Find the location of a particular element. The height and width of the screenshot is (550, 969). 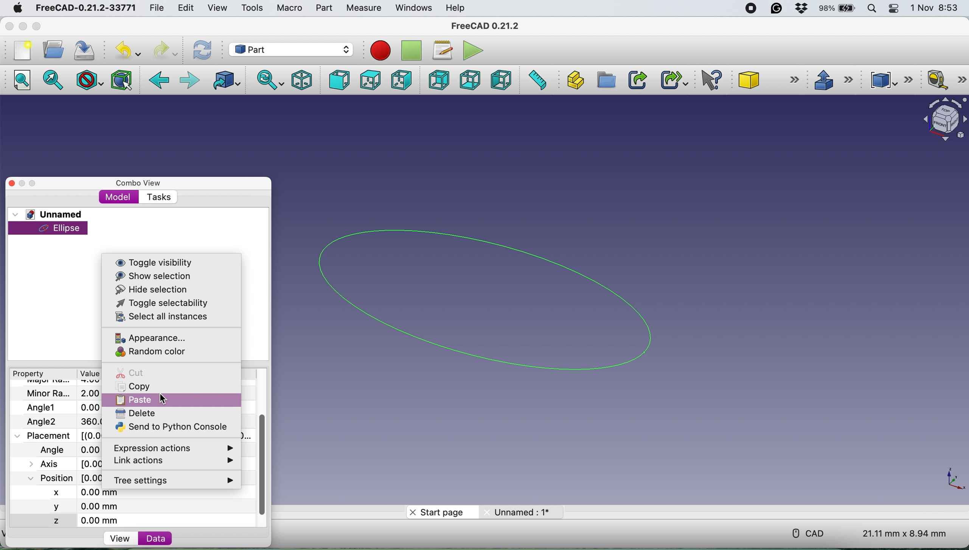

dropbox is located at coordinates (802, 9).